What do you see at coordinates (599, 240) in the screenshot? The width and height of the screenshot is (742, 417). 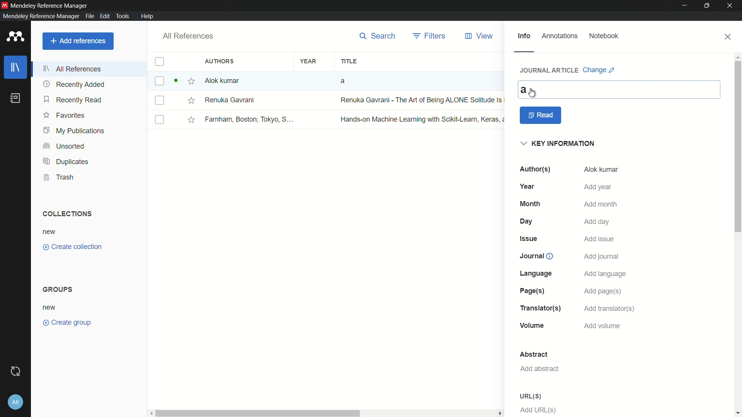 I see `add issue` at bounding box center [599, 240].